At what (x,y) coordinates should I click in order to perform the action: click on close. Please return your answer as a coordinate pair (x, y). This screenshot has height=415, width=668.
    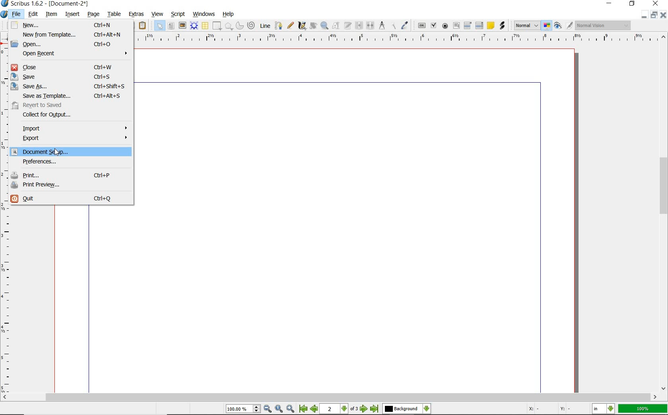
    Looking at the image, I should click on (655, 4).